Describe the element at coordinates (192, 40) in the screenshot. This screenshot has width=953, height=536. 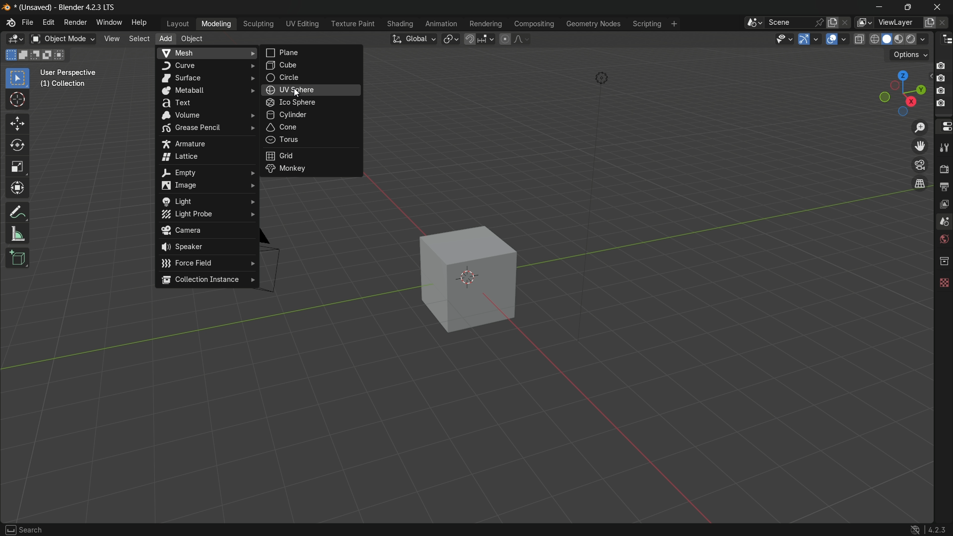
I see `object` at that location.